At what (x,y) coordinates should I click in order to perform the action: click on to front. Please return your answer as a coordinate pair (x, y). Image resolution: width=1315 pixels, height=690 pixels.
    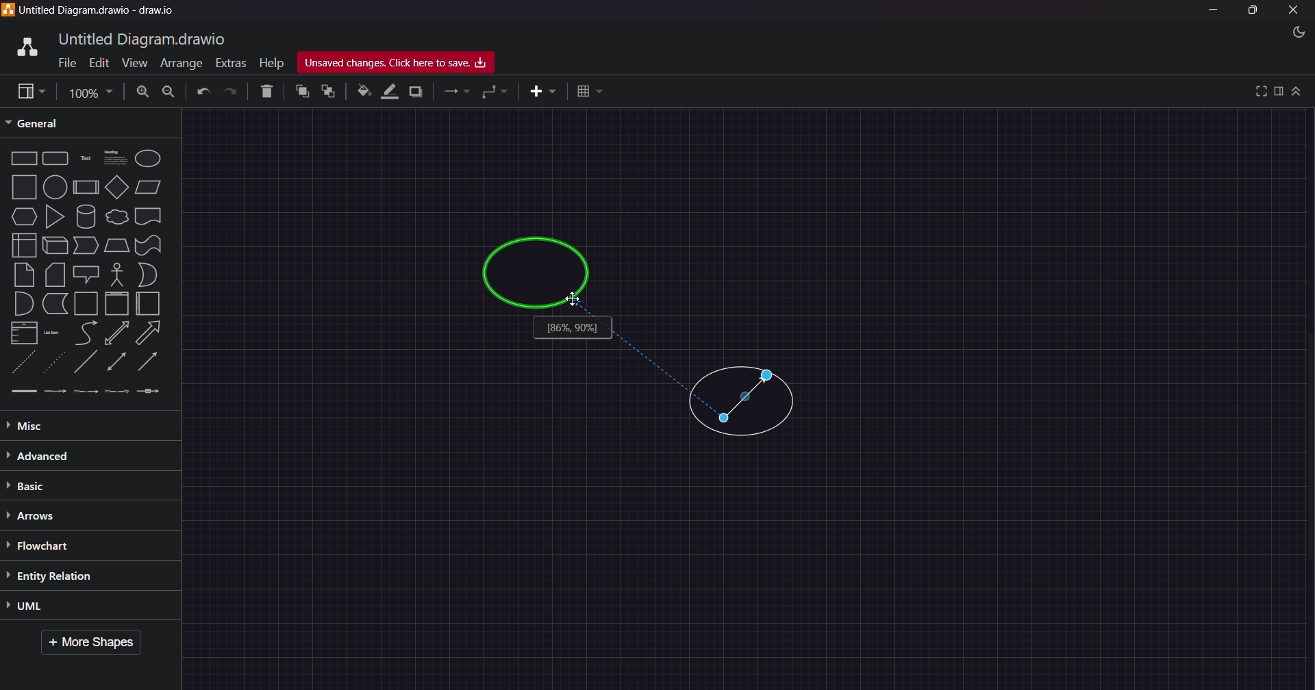
    Looking at the image, I should click on (301, 92).